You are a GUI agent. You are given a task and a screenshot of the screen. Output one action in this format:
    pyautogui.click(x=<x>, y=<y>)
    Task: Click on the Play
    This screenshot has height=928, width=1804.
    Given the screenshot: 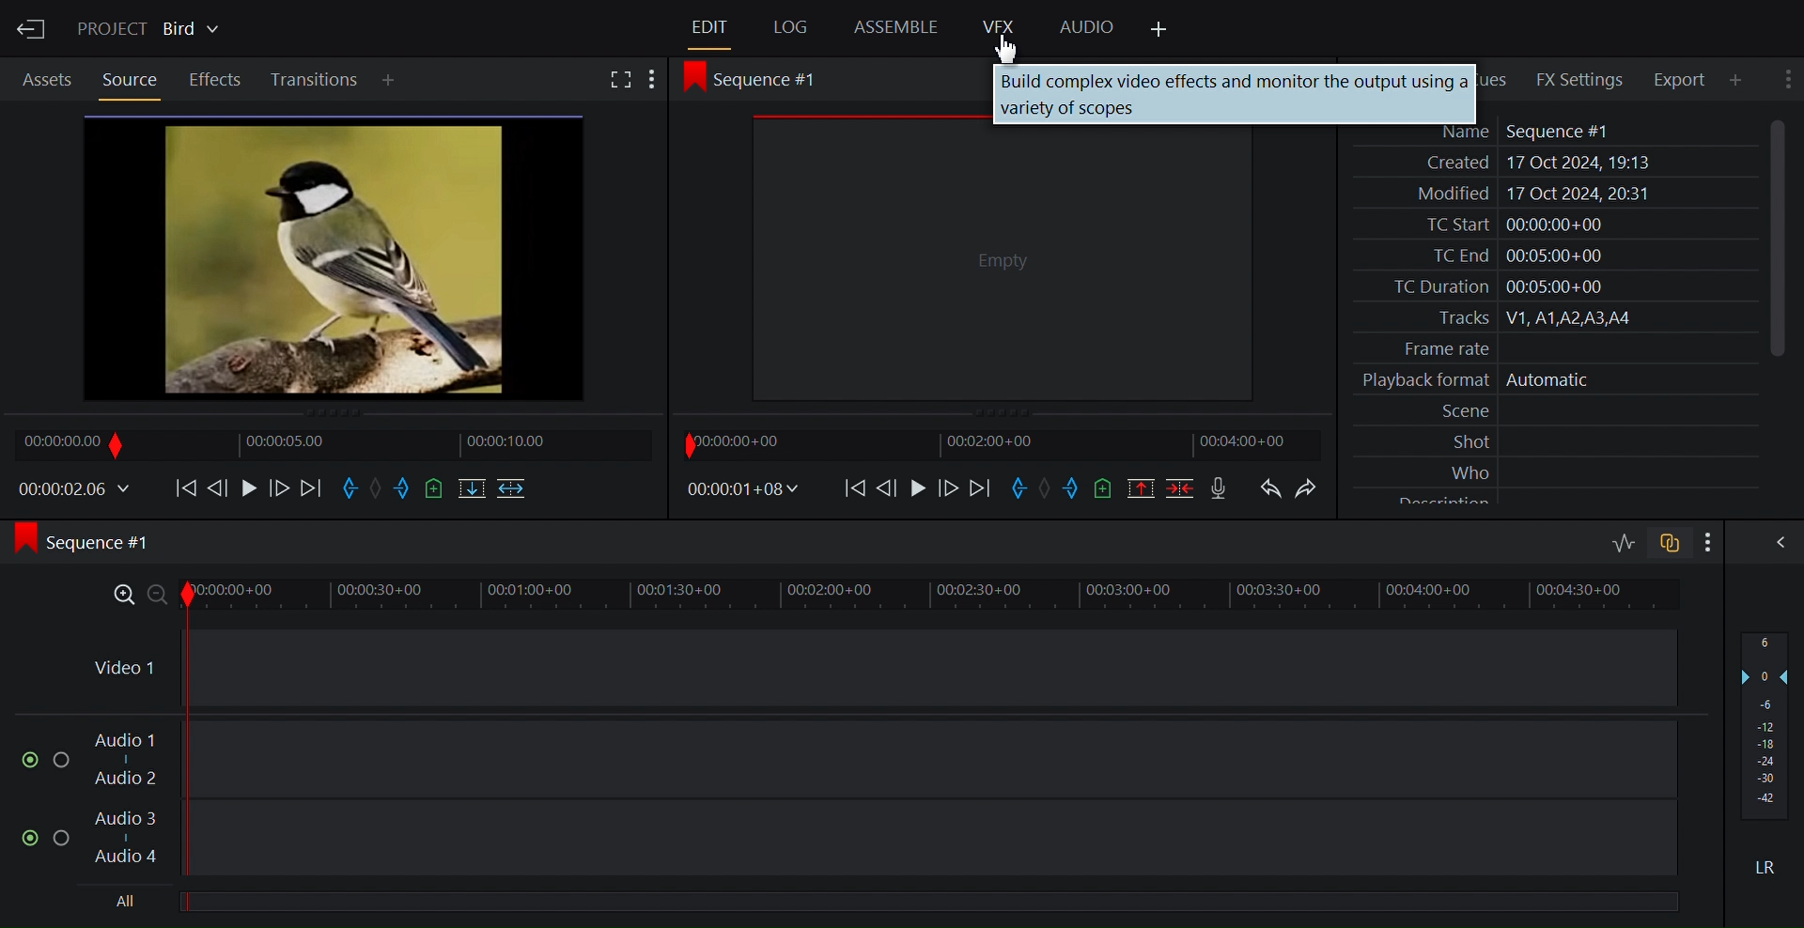 What is the action you would take?
    pyautogui.click(x=920, y=487)
    